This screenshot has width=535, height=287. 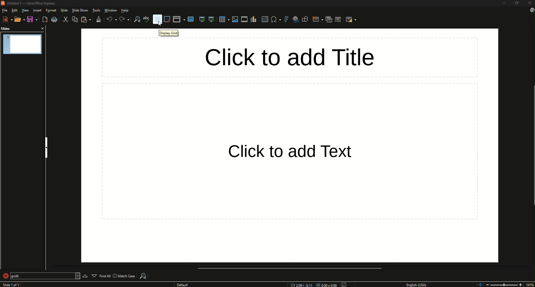 What do you see at coordinates (211, 19) in the screenshot?
I see `Start from current slide` at bounding box center [211, 19].